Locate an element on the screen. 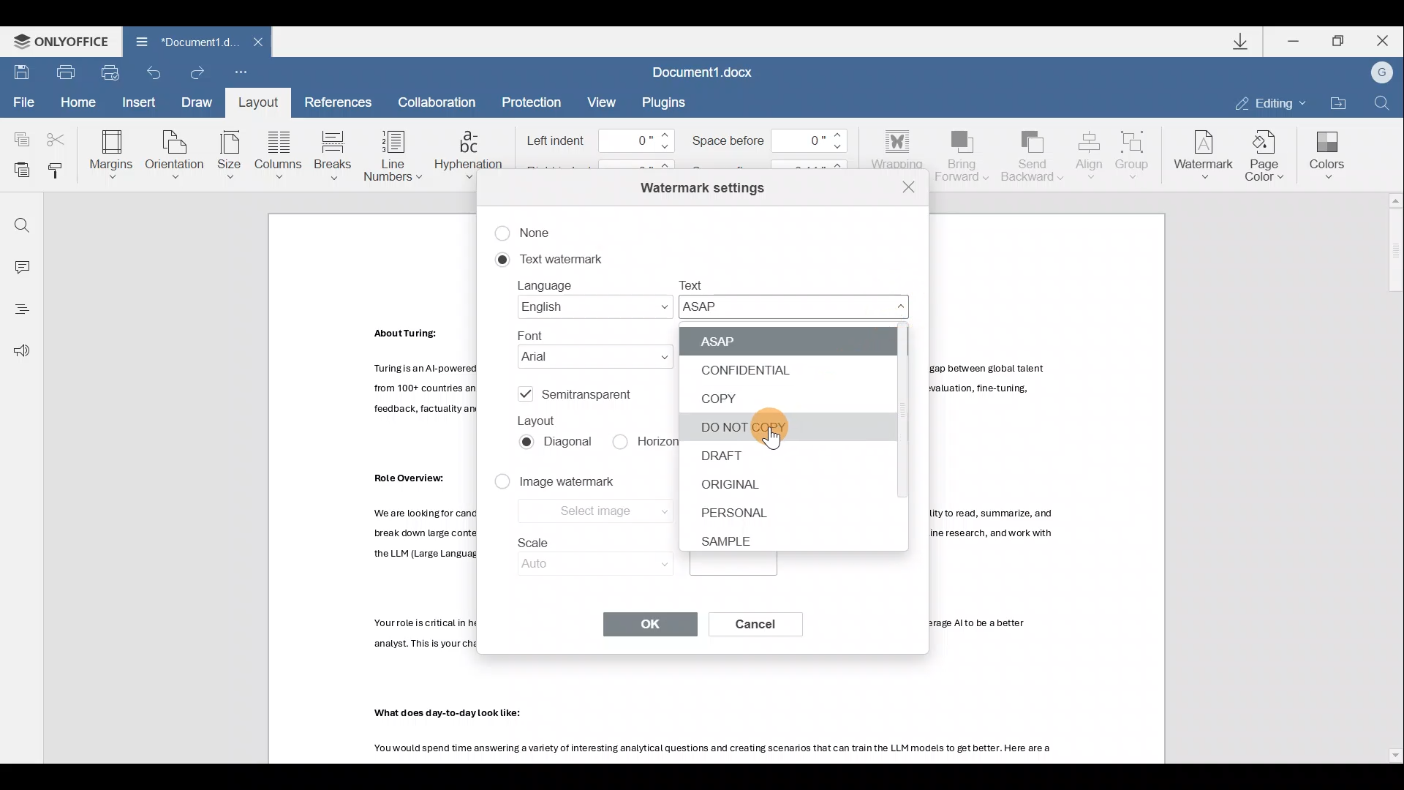  Editing mode is located at coordinates (1267, 102).